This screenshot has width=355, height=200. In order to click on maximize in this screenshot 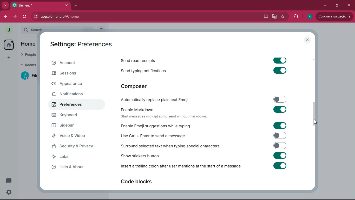, I will do `click(338, 6)`.